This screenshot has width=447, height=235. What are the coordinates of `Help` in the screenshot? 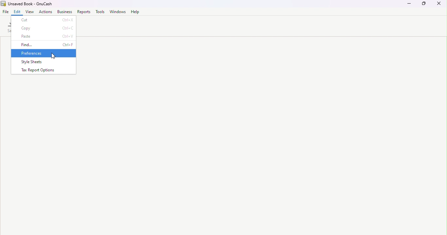 It's located at (134, 12).